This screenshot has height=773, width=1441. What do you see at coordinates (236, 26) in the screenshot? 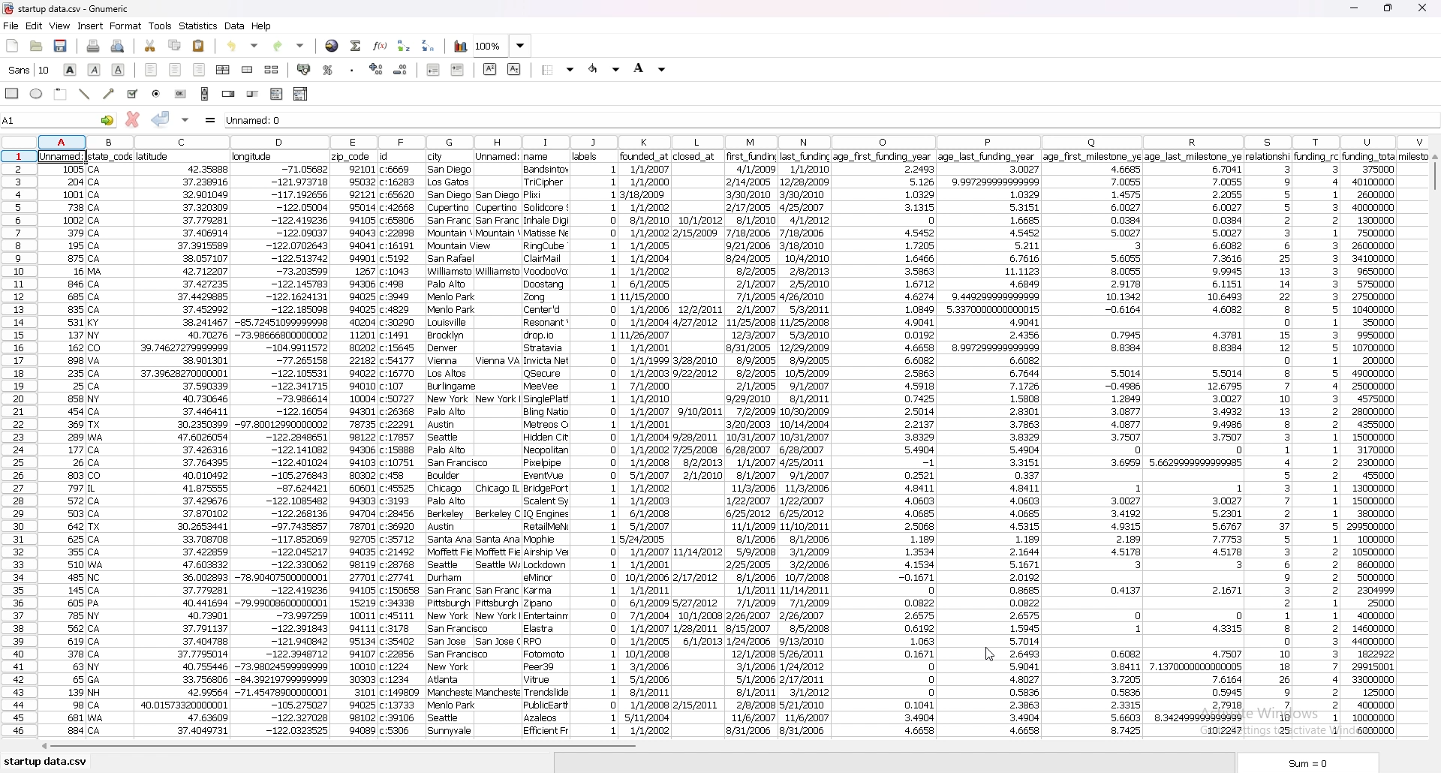
I see `data` at bounding box center [236, 26].